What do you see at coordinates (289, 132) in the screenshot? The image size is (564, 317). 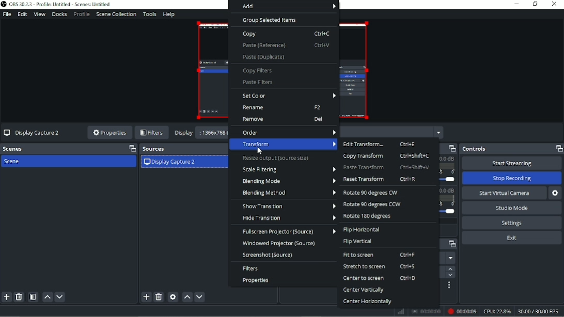 I see `Order` at bounding box center [289, 132].